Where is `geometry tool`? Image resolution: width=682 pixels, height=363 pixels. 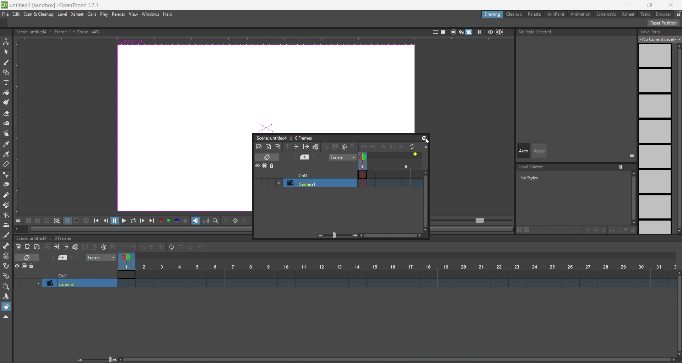 geometry tool is located at coordinates (6, 73).